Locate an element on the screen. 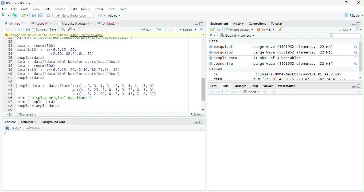  "c:/users/HOME /Desktop/WAVS/1.F1. ae. v.wav" is located at coordinates (299, 74).